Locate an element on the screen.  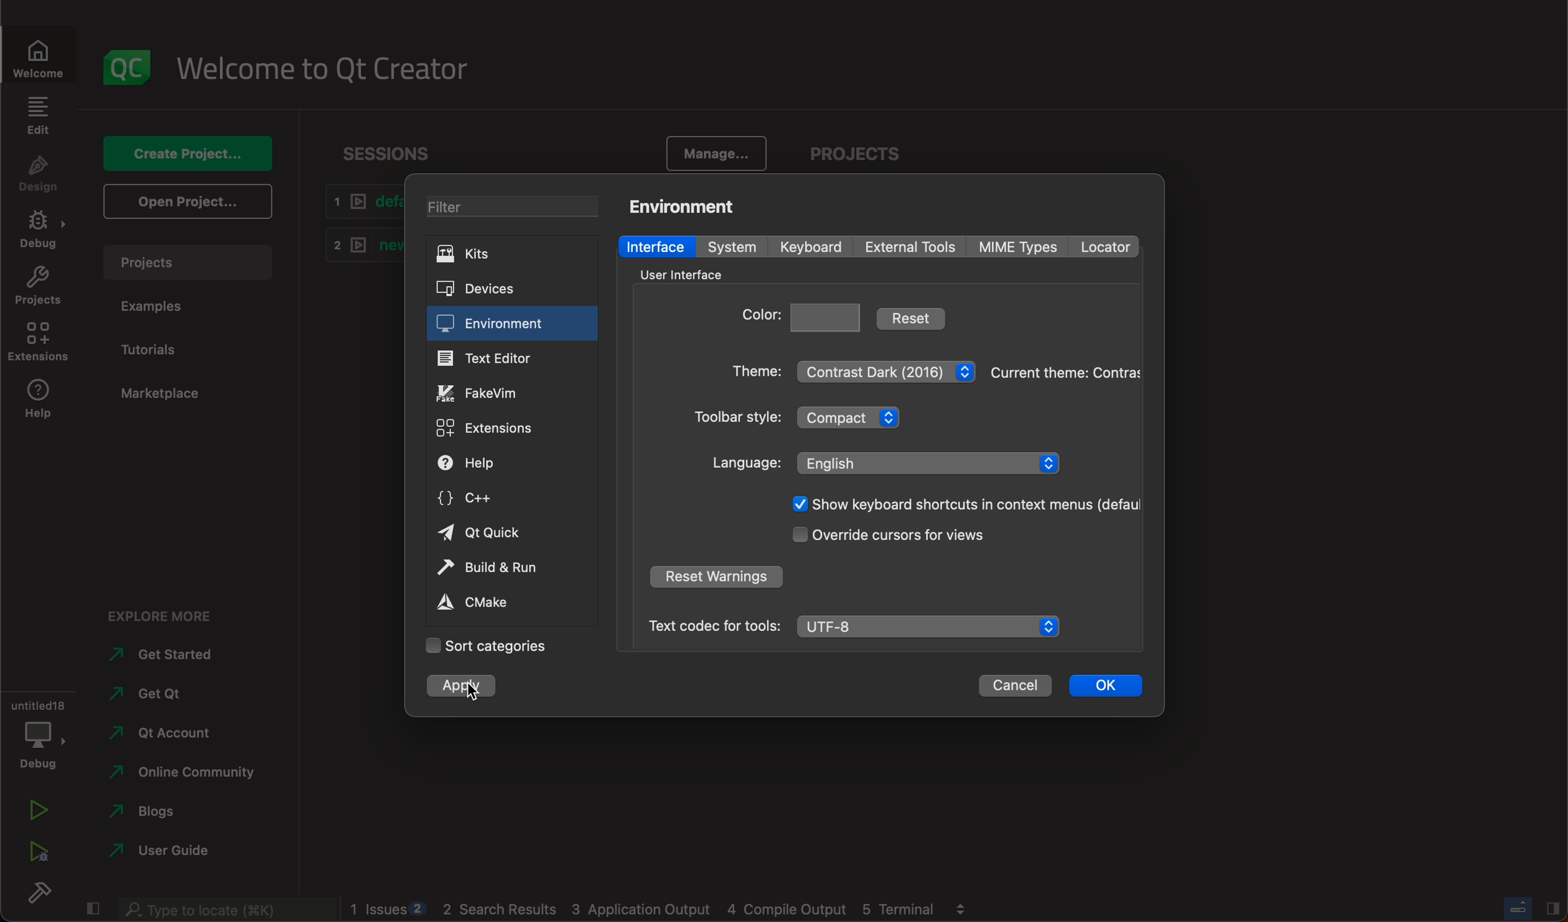
 is located at coordinates (959, 505).